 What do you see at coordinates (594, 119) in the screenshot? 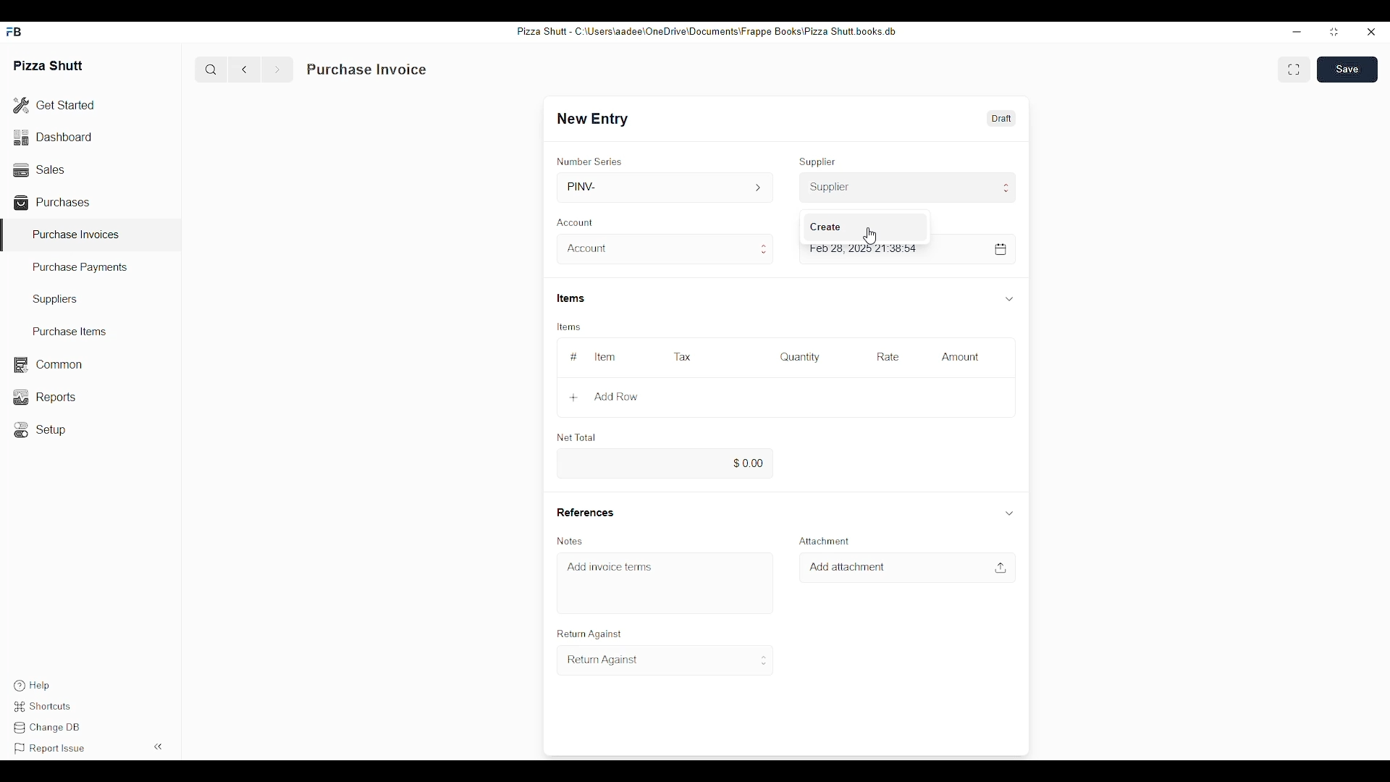
I see `New Entry` at bounding box center [594, 119].